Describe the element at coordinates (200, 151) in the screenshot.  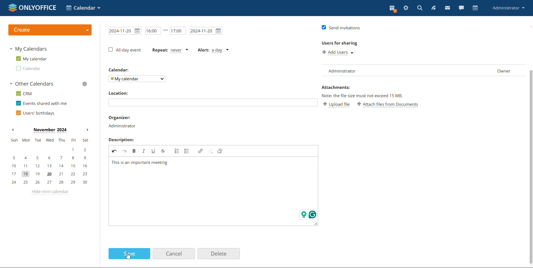
I see `link` at that location.